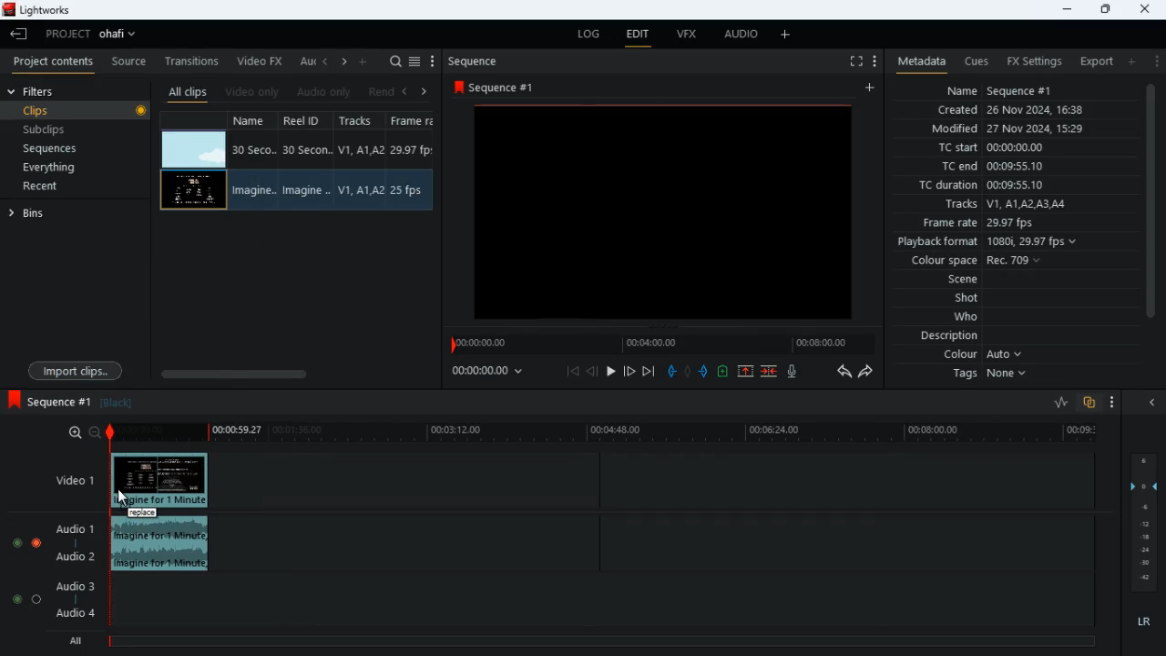 The image size is (1166, 656). What do you see at coordinates (745, 373) in the screenshot?
I see `up` at bounding box center [745, 373].